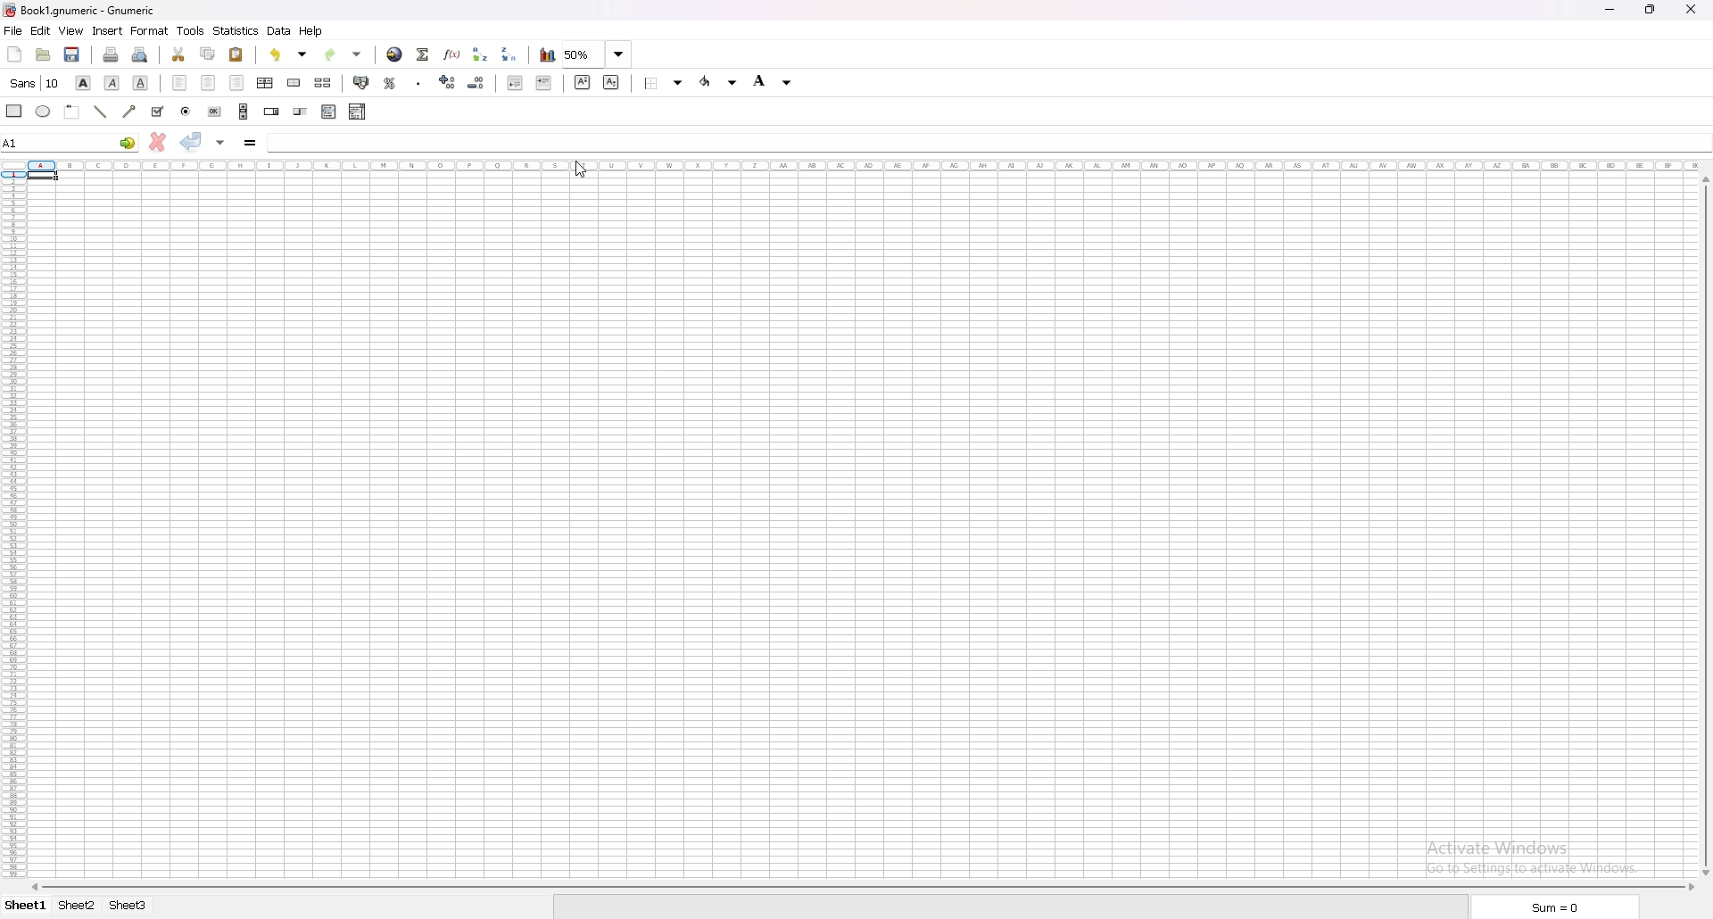 Image resolution: width=1713 pixels, height=919 pixels. I want to click on button, so click(214, 112).